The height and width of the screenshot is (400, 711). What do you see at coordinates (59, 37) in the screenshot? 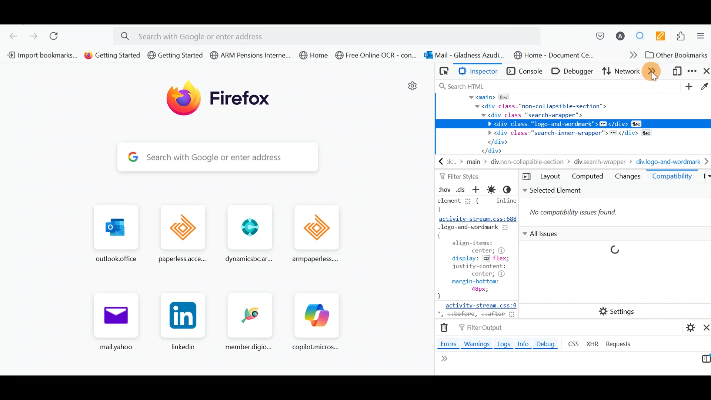
I see `Reload current page` at bounding box center [59, 37].